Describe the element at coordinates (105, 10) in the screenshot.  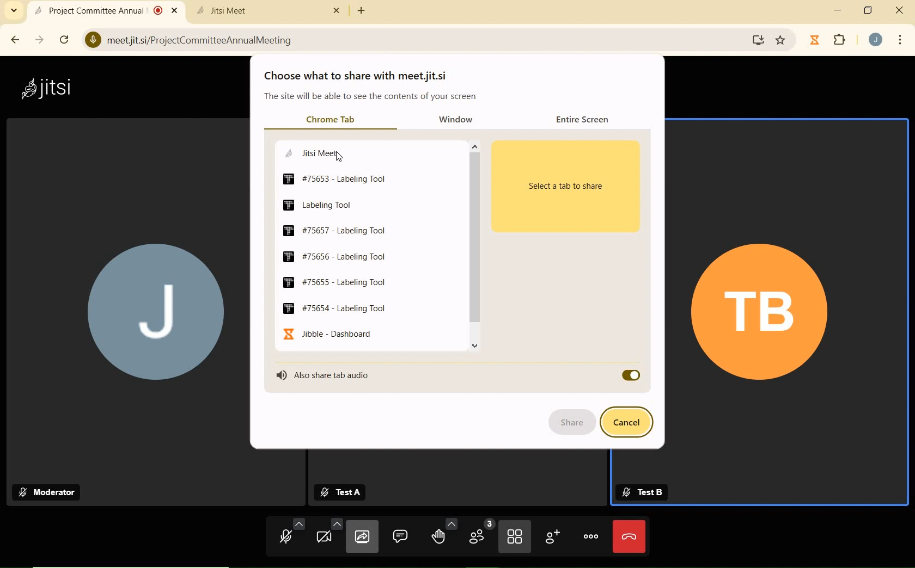
I see `Project Committee Annual` at that location.